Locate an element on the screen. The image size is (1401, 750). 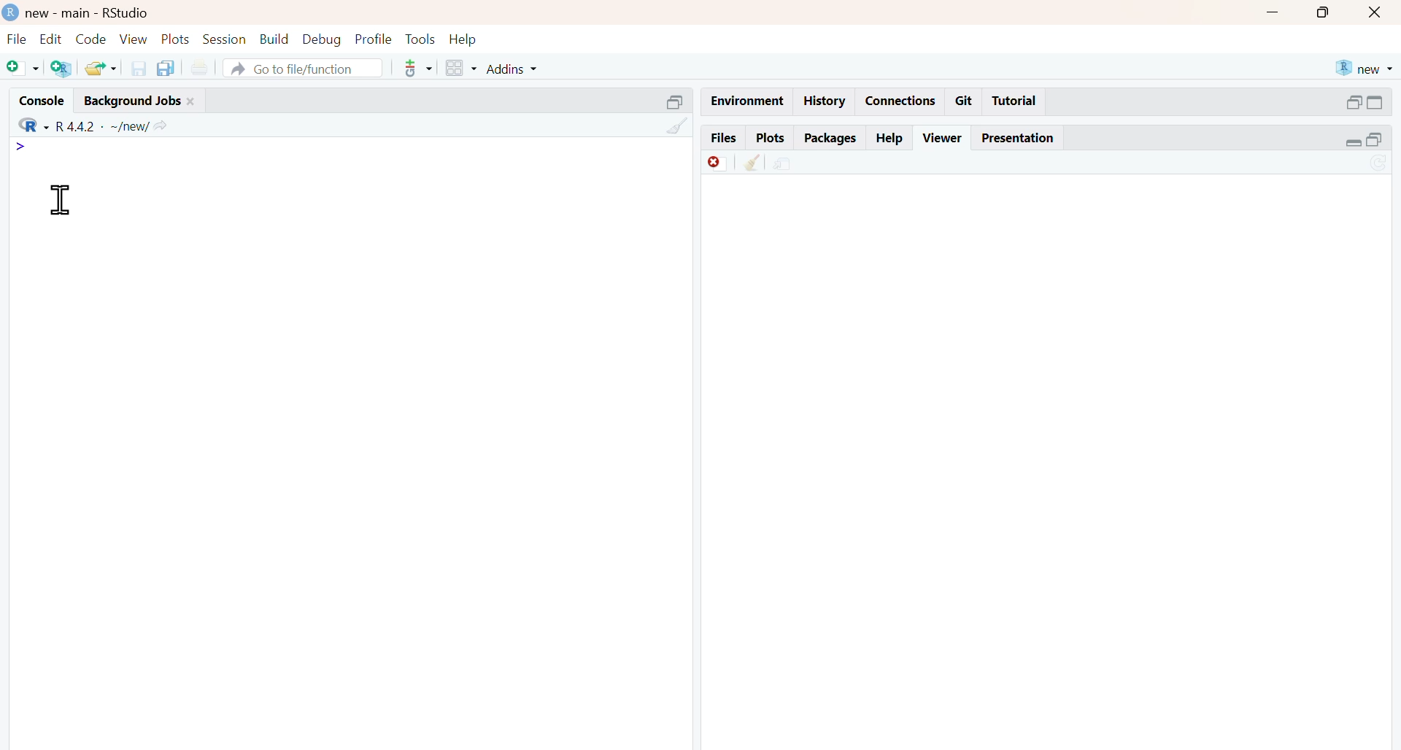
edit is located at coordinates (51, 39).